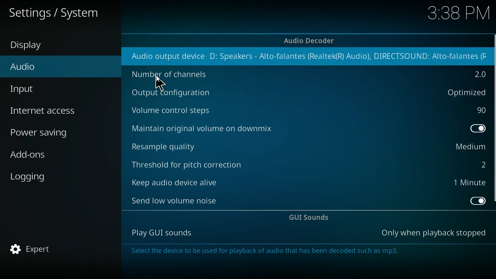  I want to click on volume control steps, so click(179, 110).